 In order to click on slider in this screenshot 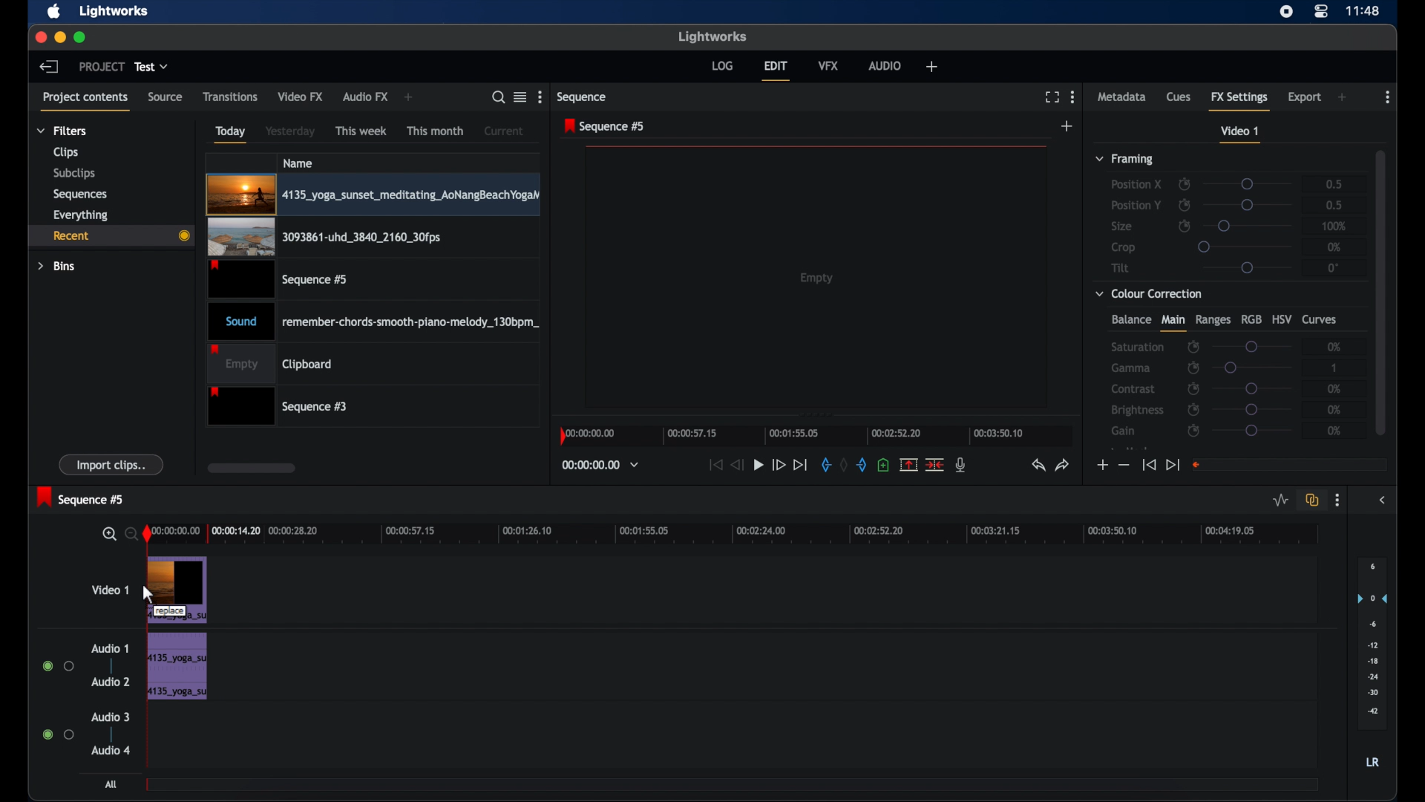, I will do `click(1251, 346)`.